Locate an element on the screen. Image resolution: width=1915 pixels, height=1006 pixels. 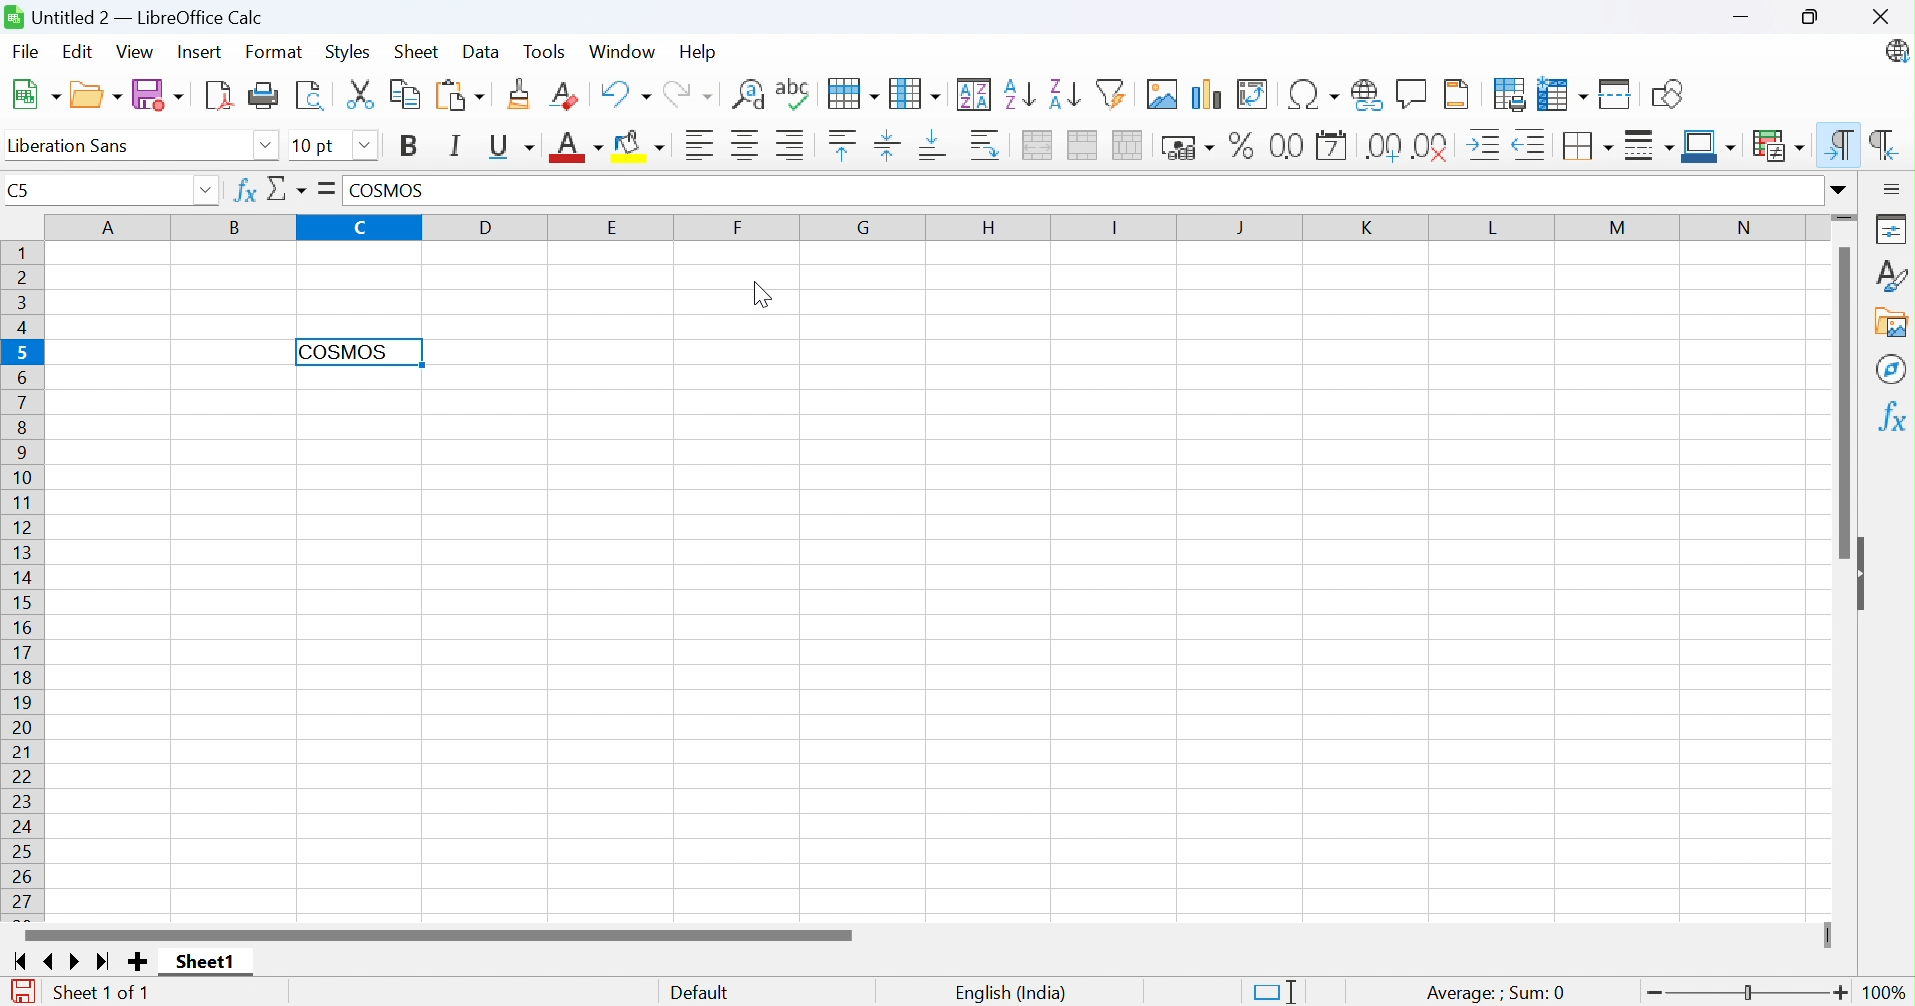
Sheet 1 of 1 is located at coordinates (106, 994).